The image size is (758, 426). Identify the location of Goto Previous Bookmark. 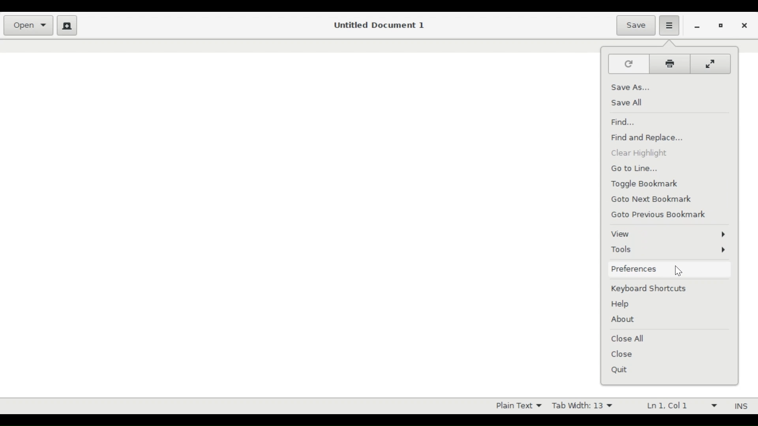
(664, 215).